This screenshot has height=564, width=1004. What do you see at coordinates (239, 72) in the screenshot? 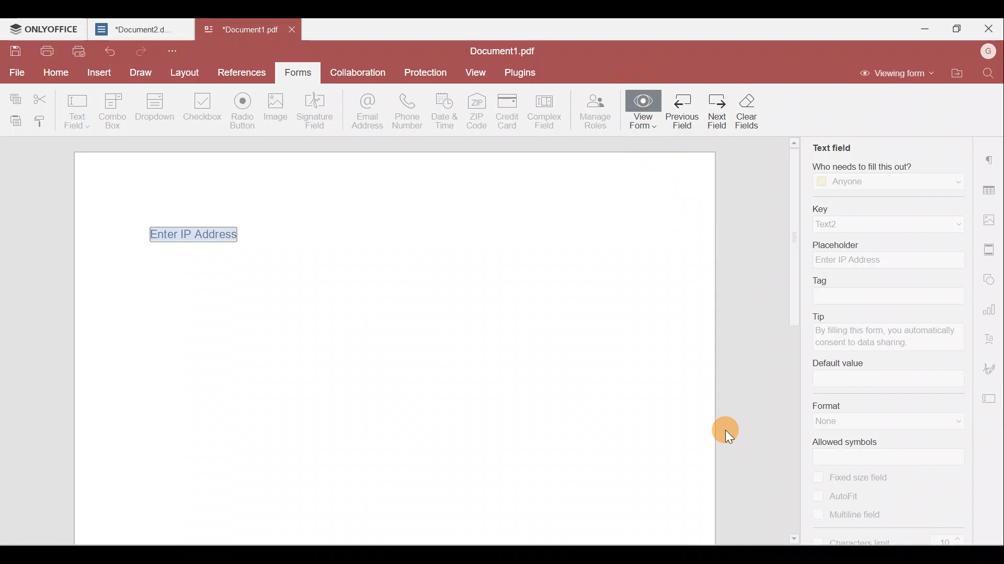
I see `References` at bounding box center [239, 72].